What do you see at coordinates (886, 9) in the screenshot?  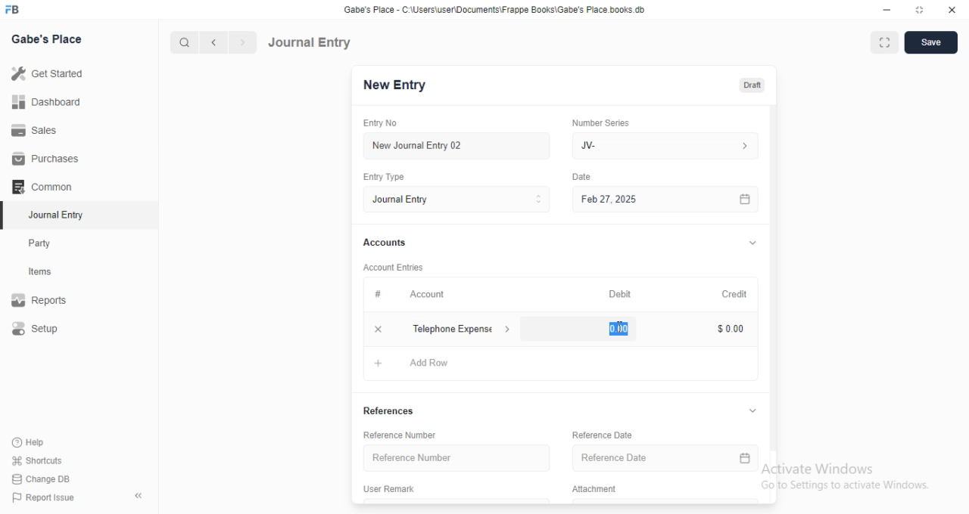 I see `Minimize` at bounding box center [886, 9].